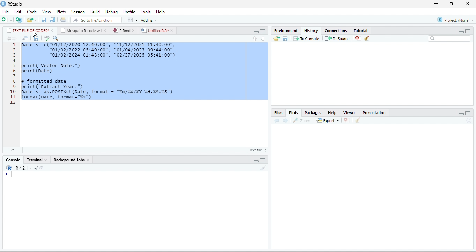  I want to click on logo, so click(3, 4).